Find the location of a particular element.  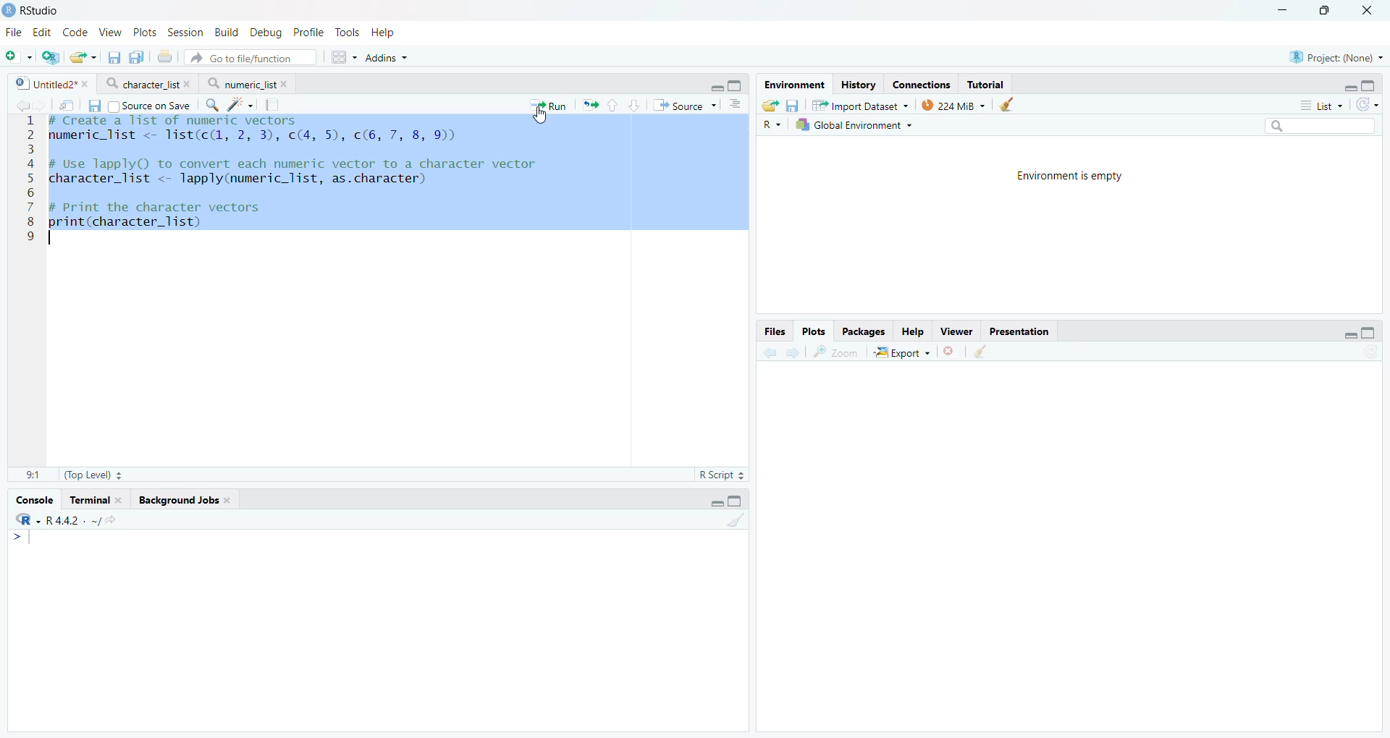

Minimize is located at coordinates (1285, 10).